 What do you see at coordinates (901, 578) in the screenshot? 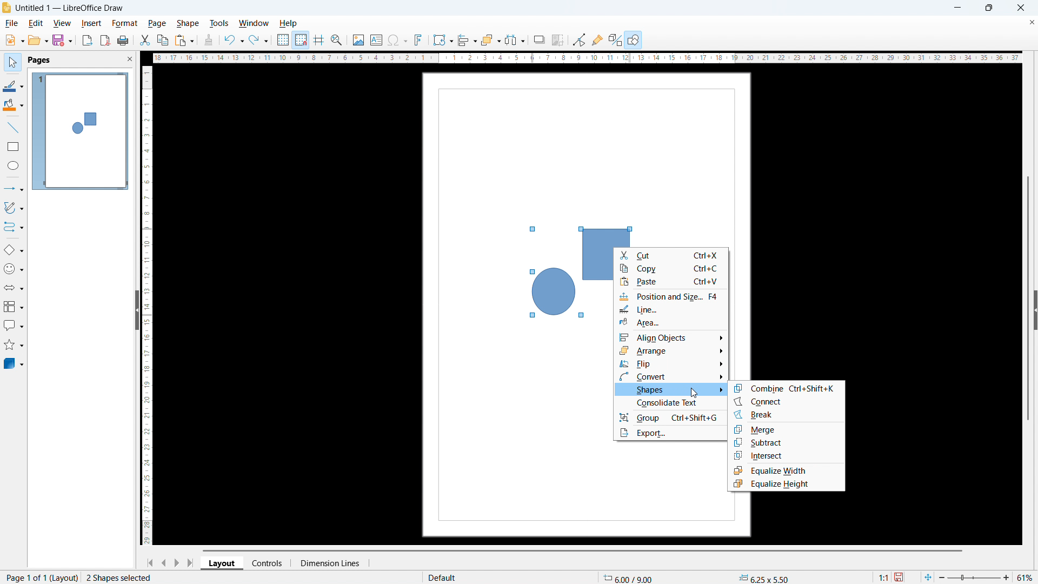
I see `save` at bounding box center [901, 578].